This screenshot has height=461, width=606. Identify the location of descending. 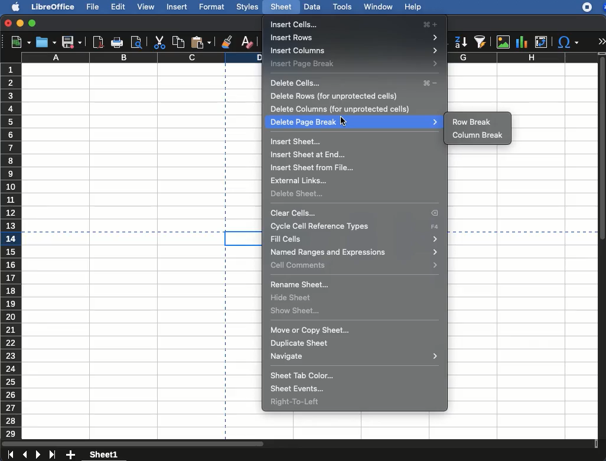
(461, 43).